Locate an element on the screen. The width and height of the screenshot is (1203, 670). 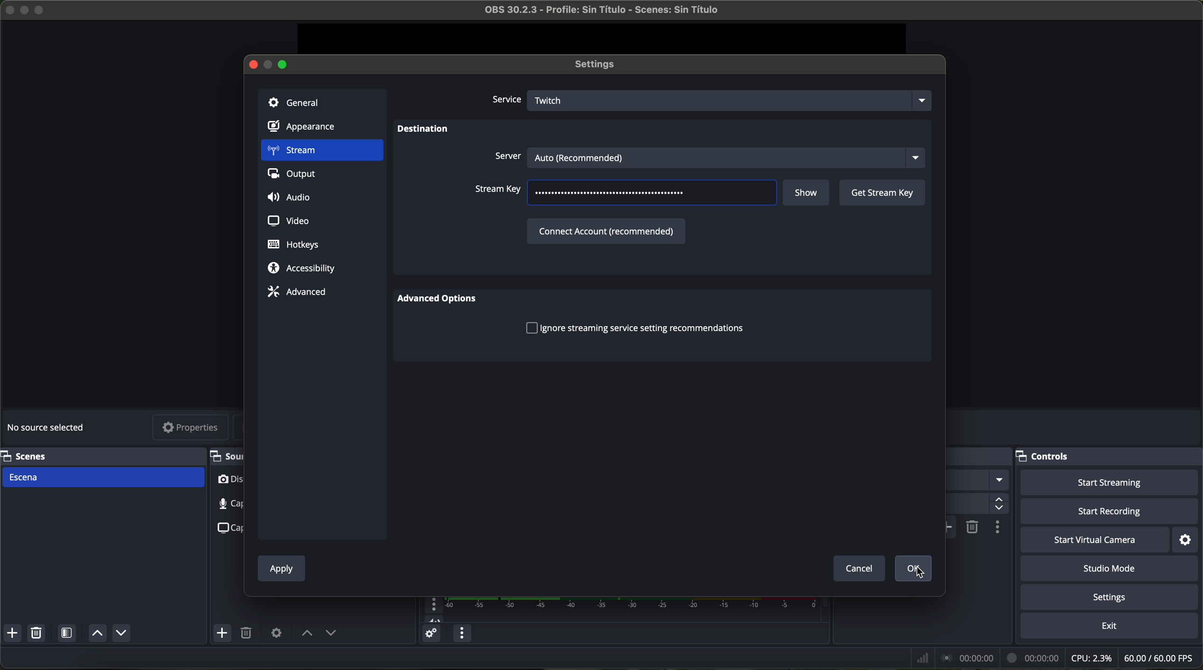
sources is located at coordinates (226, 456).